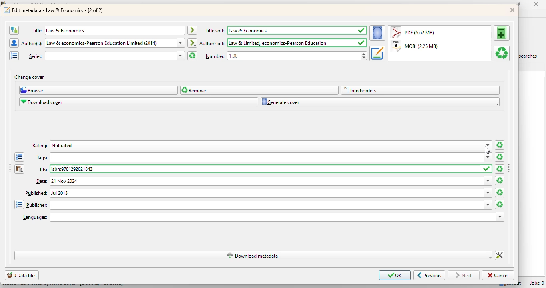 The width and height of the screenshot is (546, 288). Describe the element at coordinates (14, 43) in the screenshot. I see `open the manage authors editor` at that location.